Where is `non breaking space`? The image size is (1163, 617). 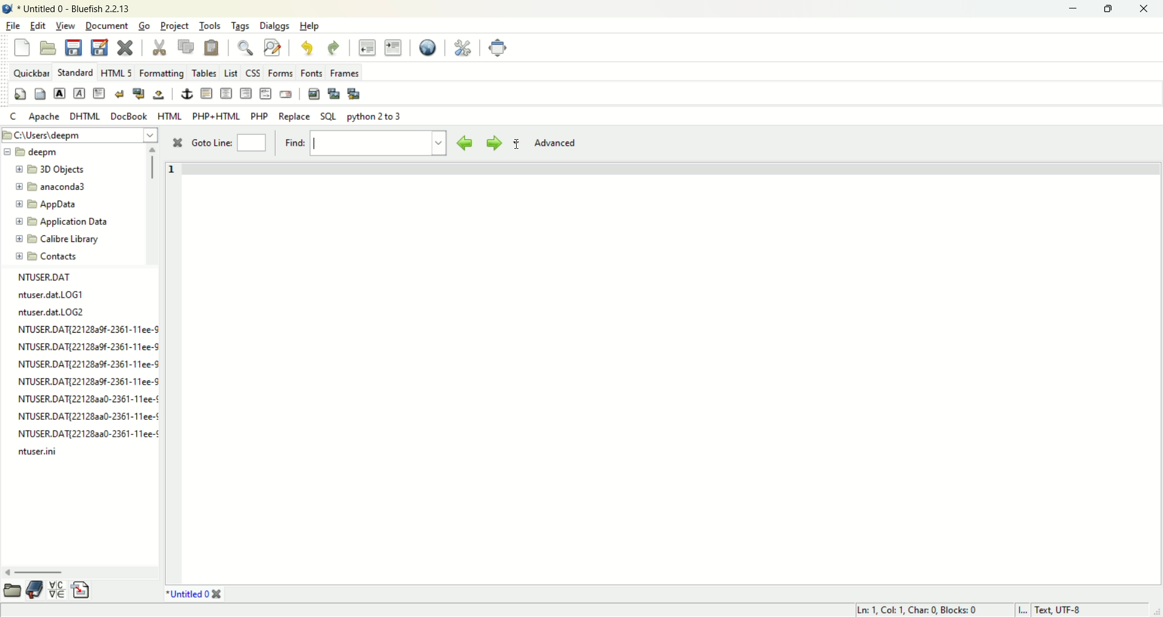 non breaking space is located at coordinates (159, 95).